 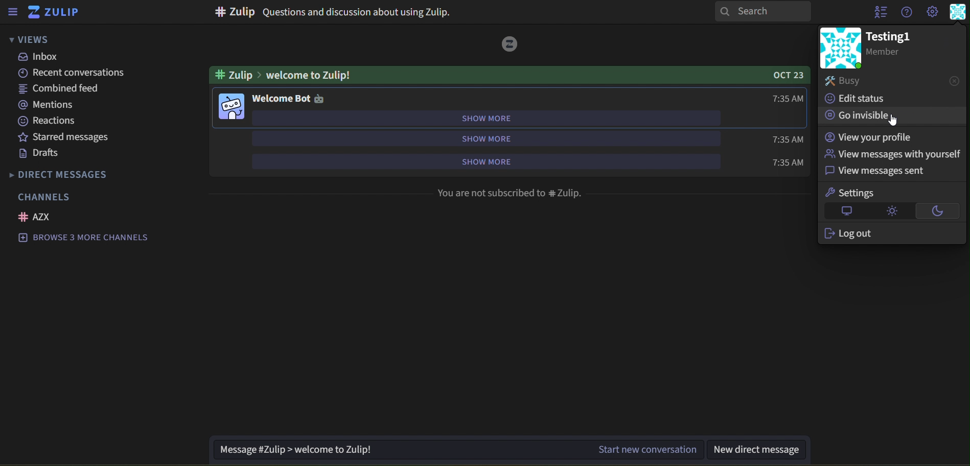 What do you see at coordinates (37, 40) in the screenshot?
I see `views` at bounding box center [37, 40].